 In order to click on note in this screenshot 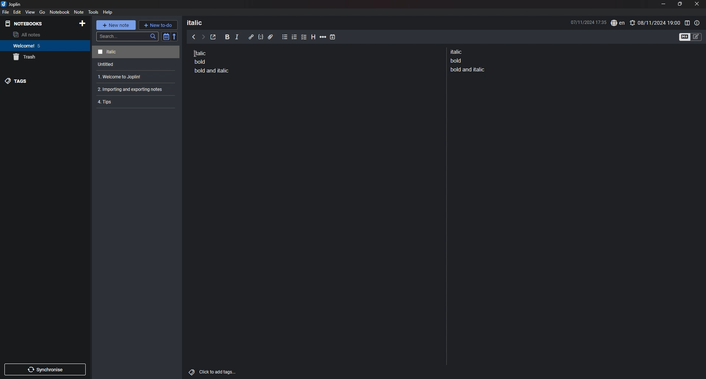, I will do `click(133, 89)`.